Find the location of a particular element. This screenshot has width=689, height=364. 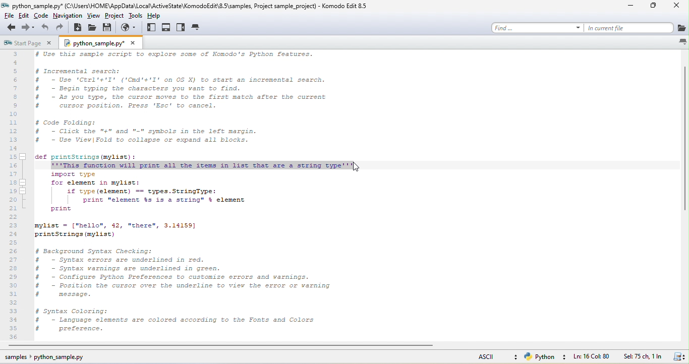

help is located at coordinates (158, 17).